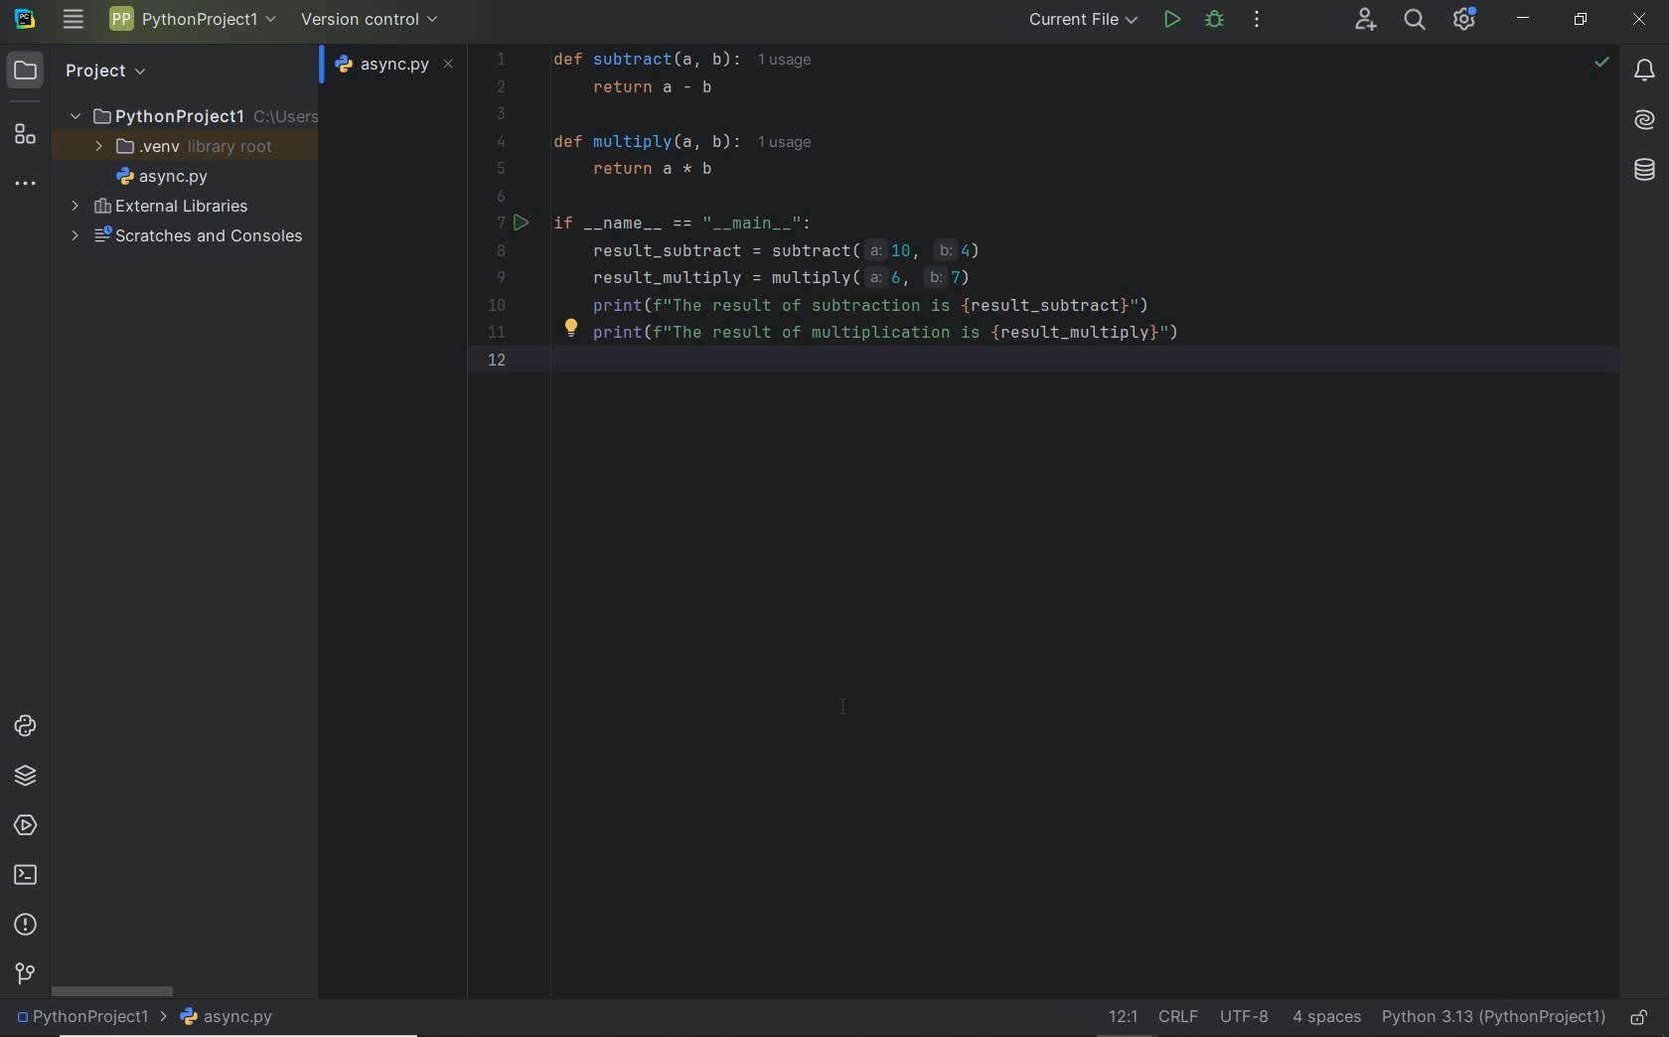 This screenshot has height=1037, width=1669. I want to click on scrollbar, so click(110, 990).